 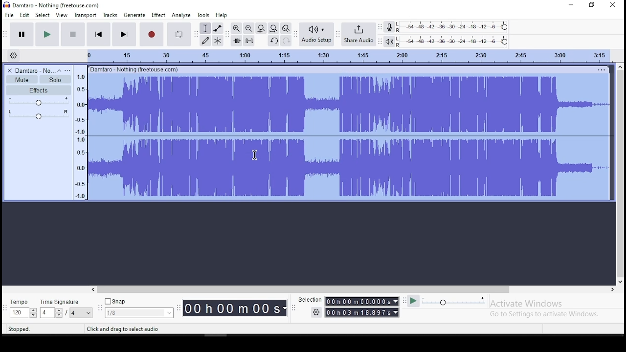 I want to click on scroll down, so click(x=621, y=282).